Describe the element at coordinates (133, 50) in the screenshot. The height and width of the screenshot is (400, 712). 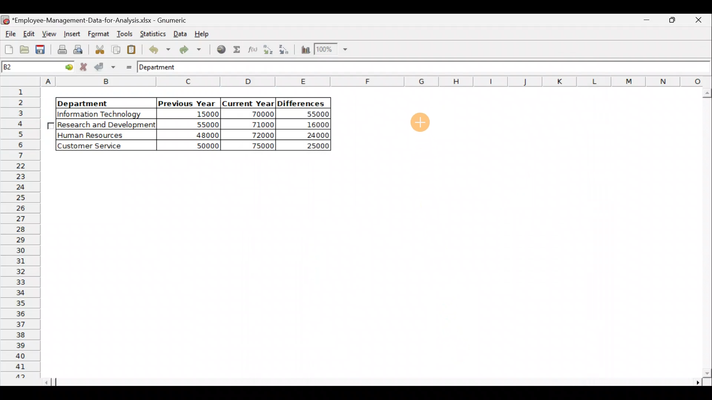
I see `Paste the clipboard` at that location.